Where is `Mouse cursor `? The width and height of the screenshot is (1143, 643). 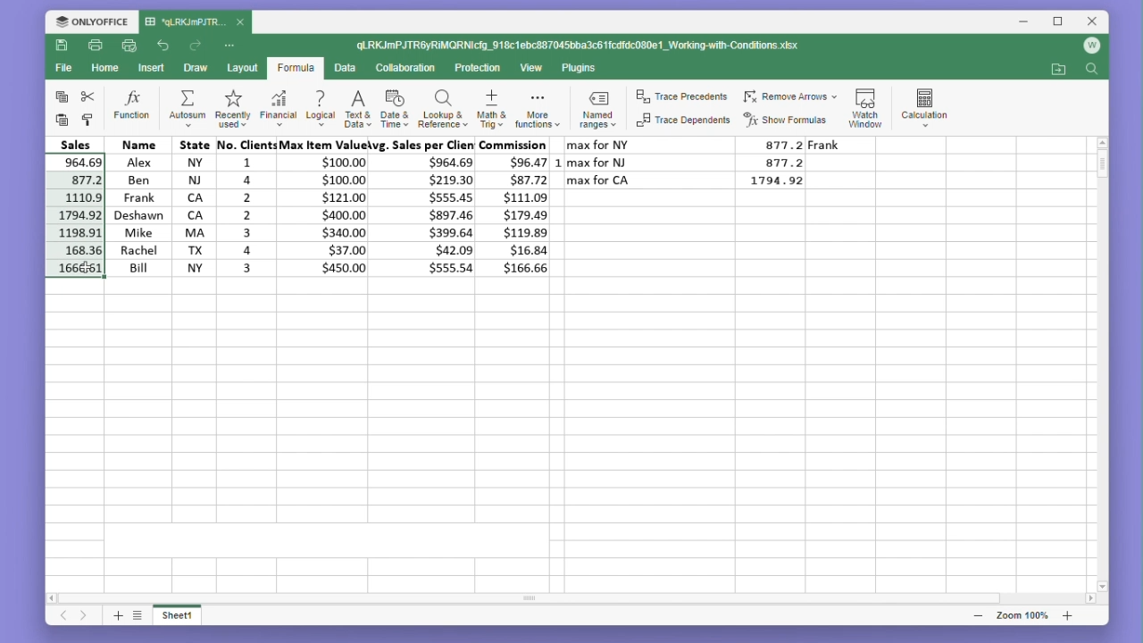
Mouse cursor  is located at coordinates (84, 269).